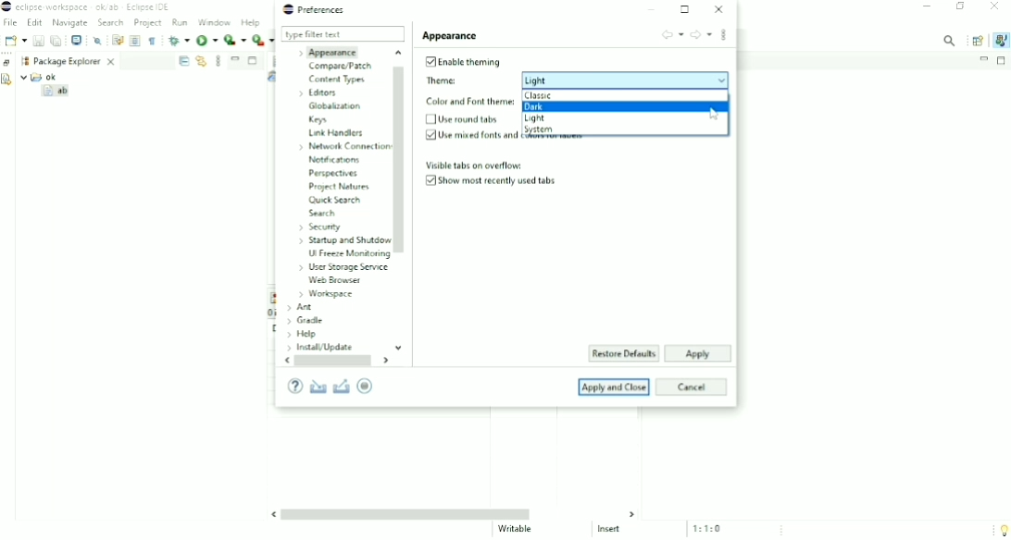 This screenshot has height=540, width=1011. What do you see at coordinates (76, 60) in the screenshot?
I see `Package Explorer` at bounding box center [76, 60].